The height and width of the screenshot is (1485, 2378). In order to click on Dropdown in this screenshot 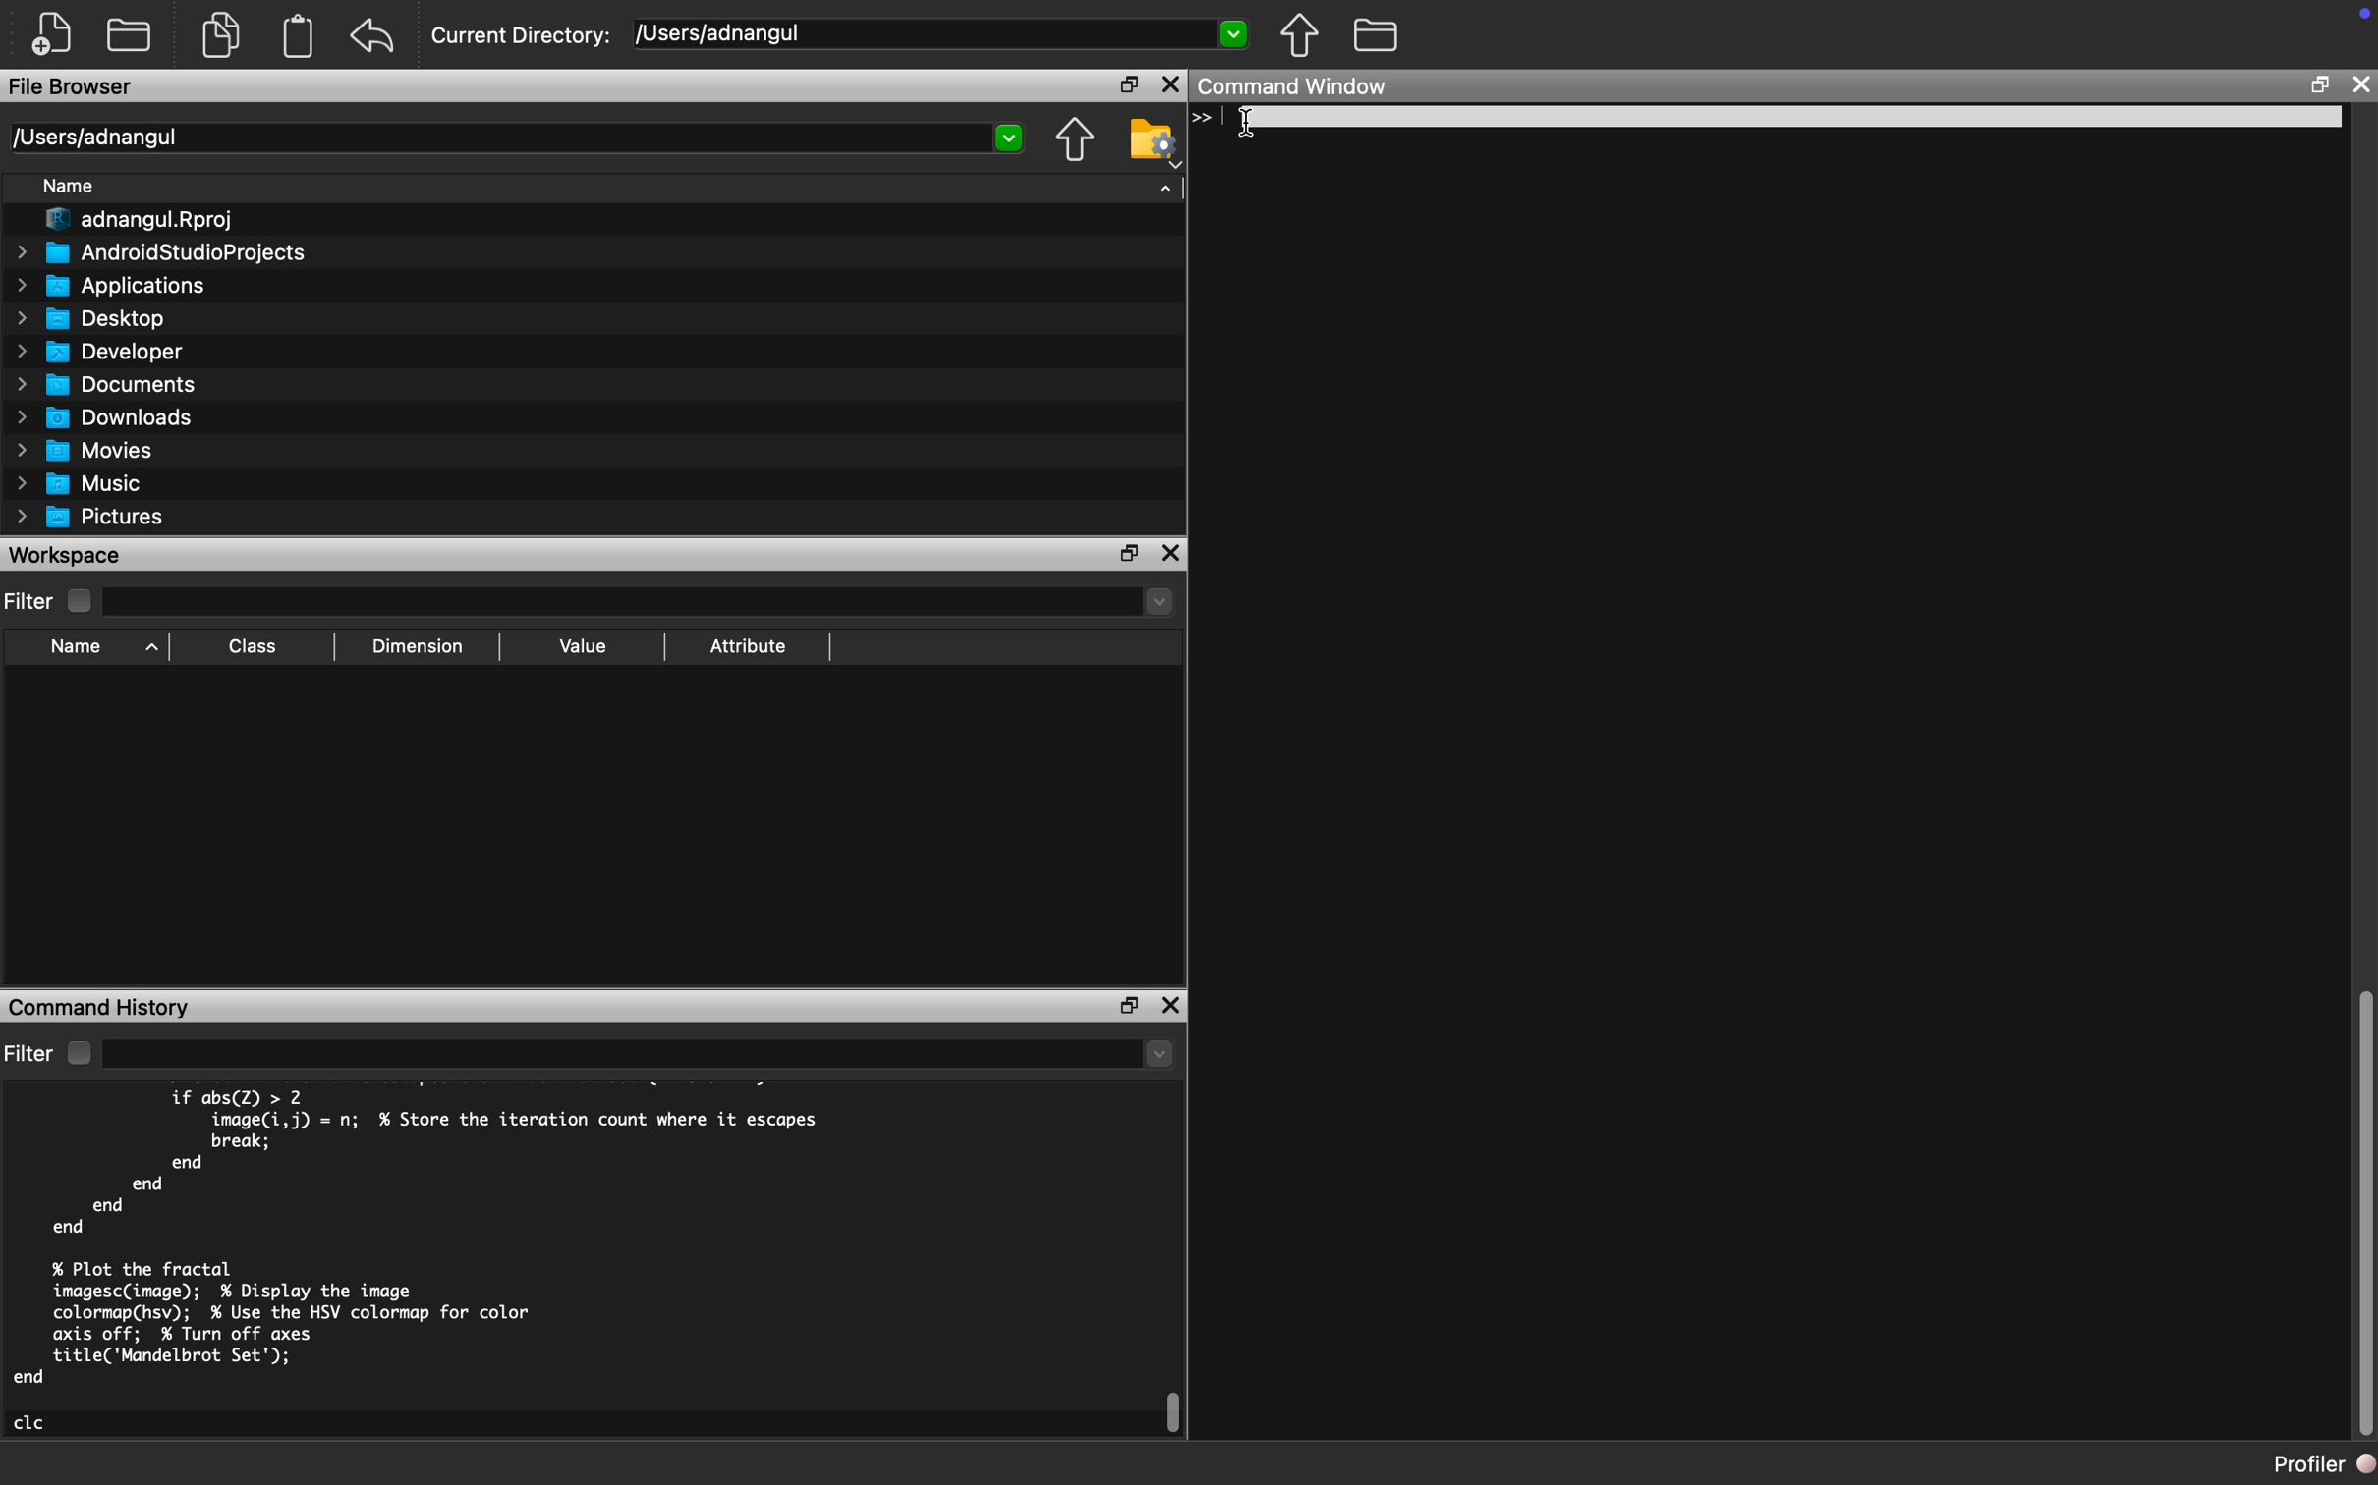, I will do `click(641, 1053)`.